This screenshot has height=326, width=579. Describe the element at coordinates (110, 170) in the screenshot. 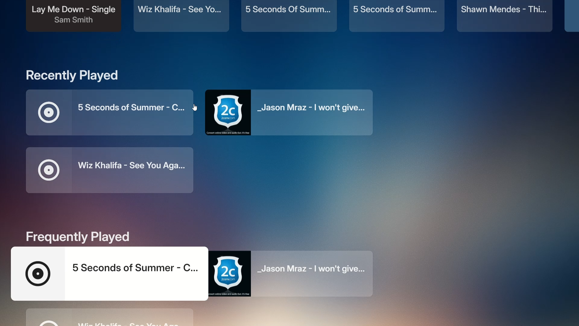

I see `Wiz Khalifa` at that location.